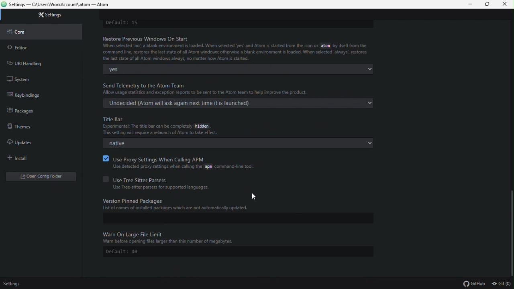 Image resolution: width=514 pixels, height=289 pixels. What do you see at coordinates (236, 218) in the screenshot?
I see `textbox` at bounding box center [236, 218].